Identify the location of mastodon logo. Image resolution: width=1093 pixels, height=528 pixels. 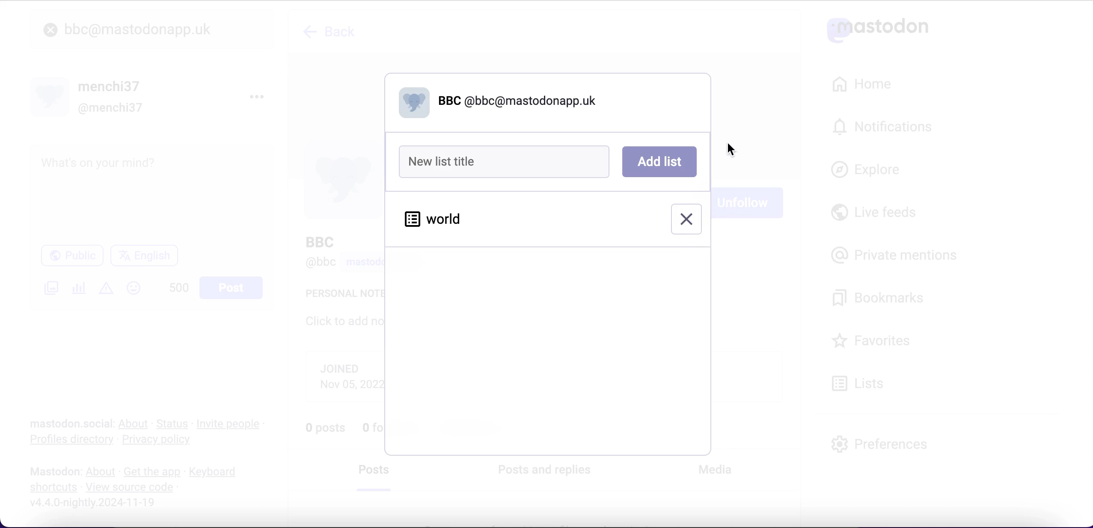
(877, 28).